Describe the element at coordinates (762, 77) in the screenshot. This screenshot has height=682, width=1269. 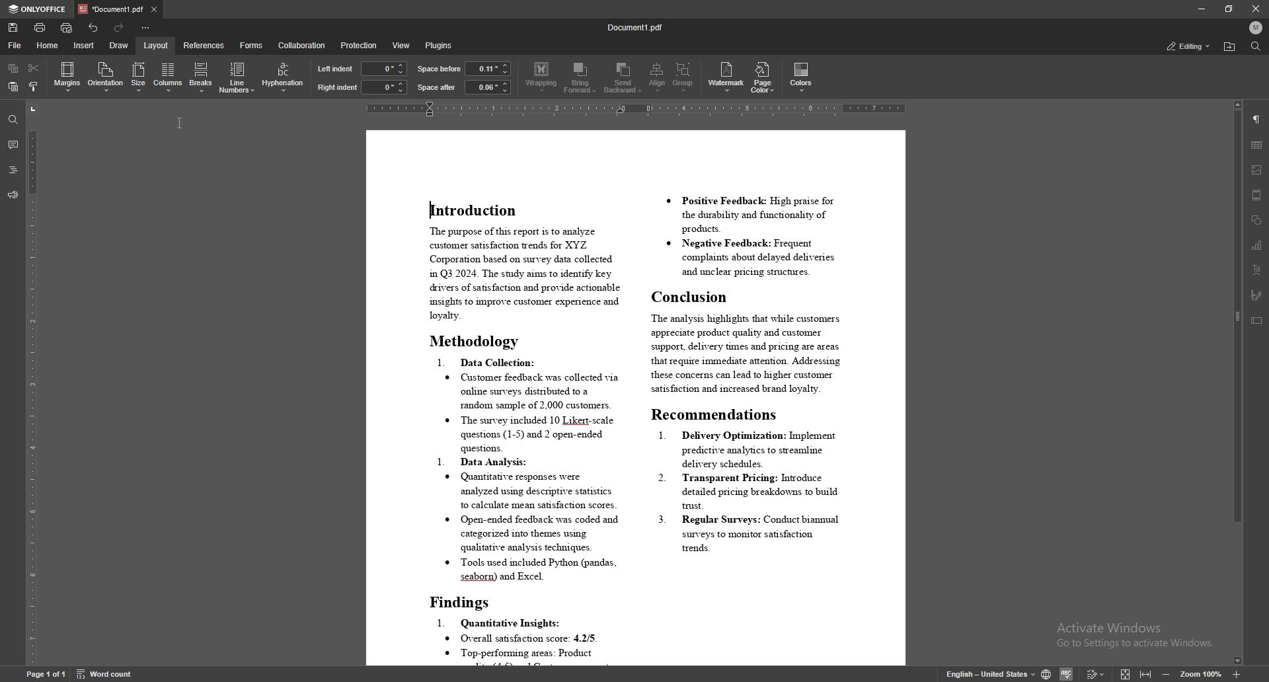
I see `page color` at that location.